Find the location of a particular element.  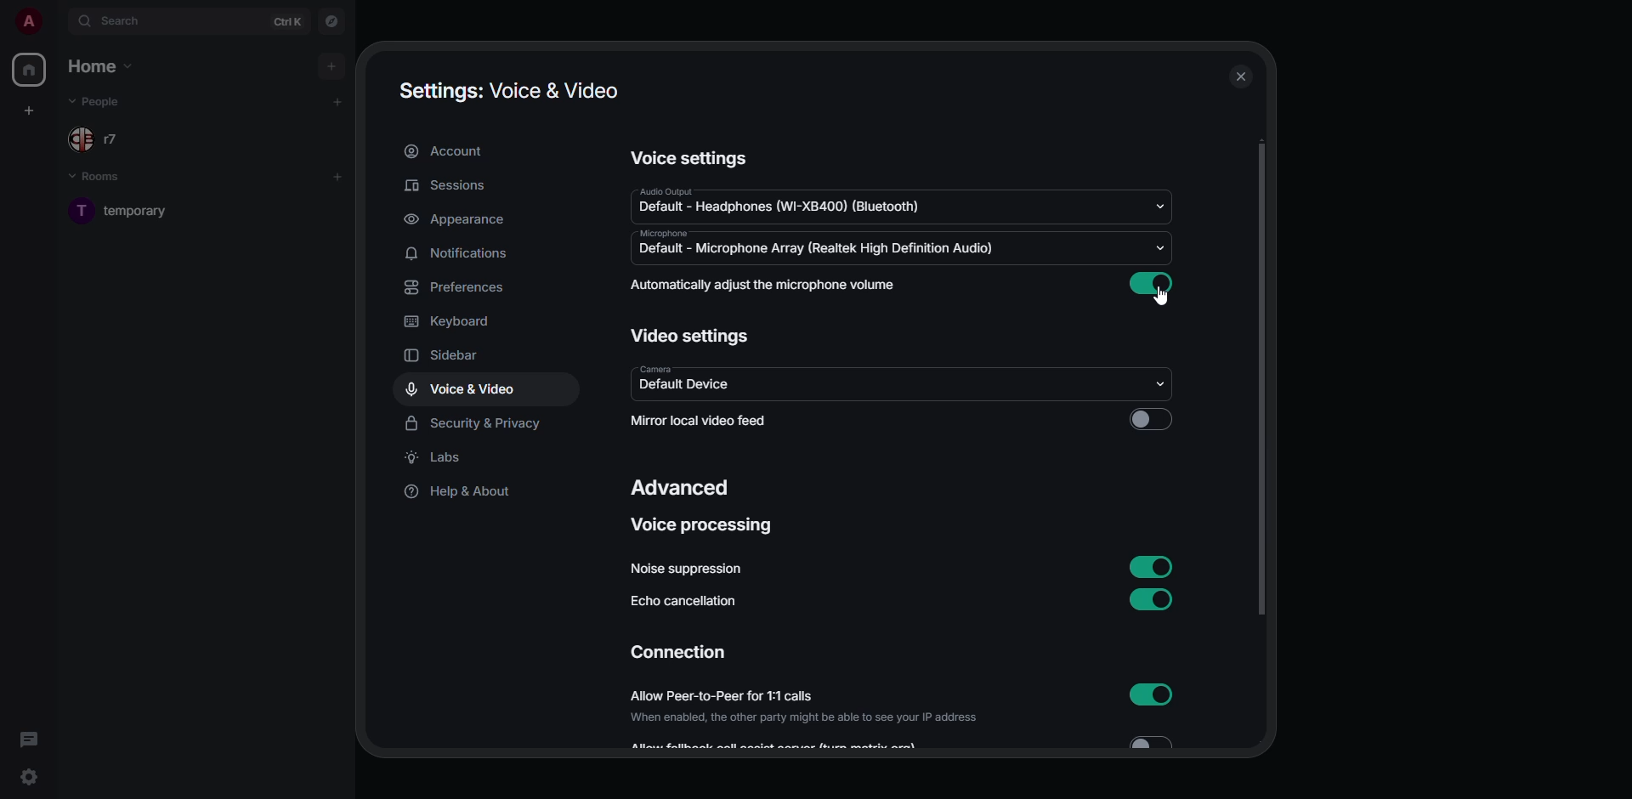

create space is located at coordinates (31, 110).